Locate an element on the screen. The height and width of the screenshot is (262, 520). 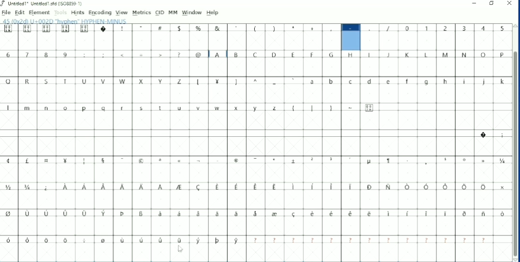
Encoding is located at coordinates (100, 13).